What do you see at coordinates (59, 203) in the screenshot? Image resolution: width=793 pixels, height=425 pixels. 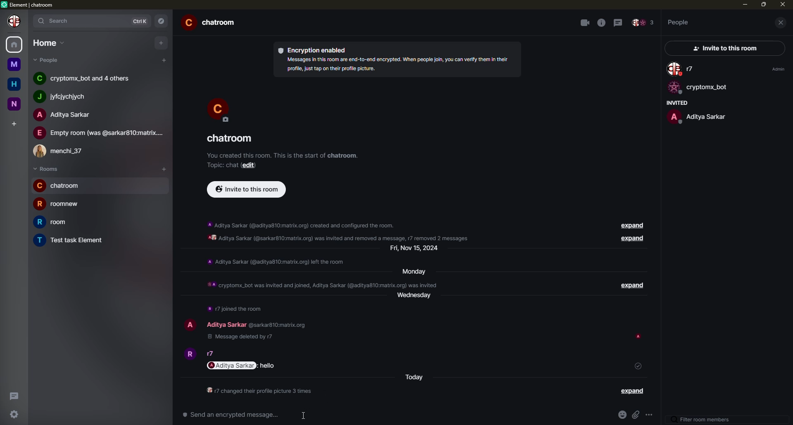 I see `room` at bounding box center [59, 203].